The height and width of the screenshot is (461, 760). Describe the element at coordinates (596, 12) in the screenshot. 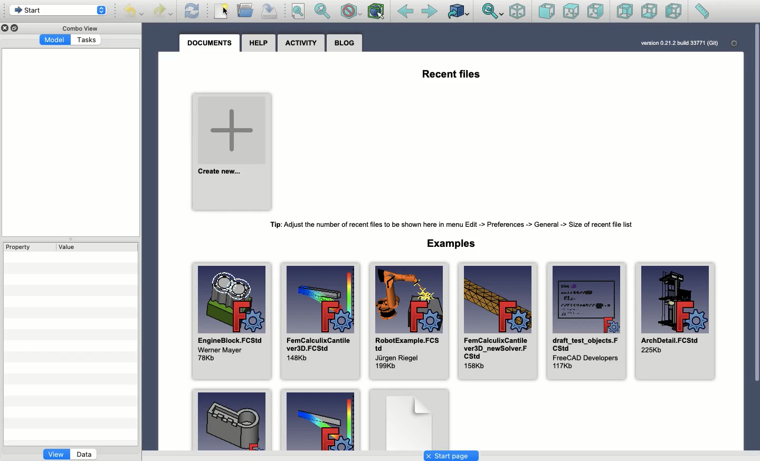

I see `Right` at that location.